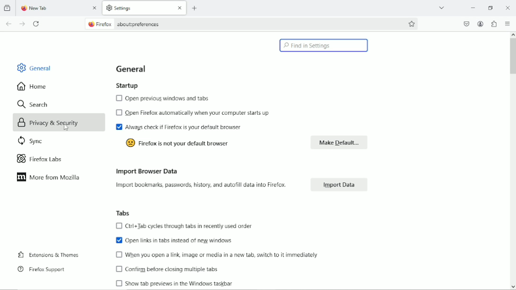 The width and height of the screenshot is (516, 290). Describe the element at coordinates (206, 114) in the screenshot. I see `open firefox automatically when your computer starts up` at that location.